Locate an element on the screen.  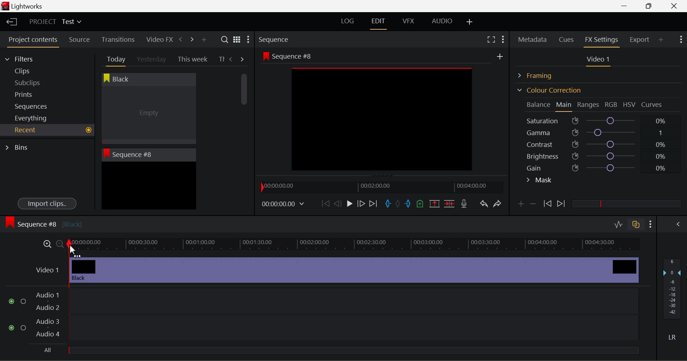
Clips is located at coordinates (35, 71).